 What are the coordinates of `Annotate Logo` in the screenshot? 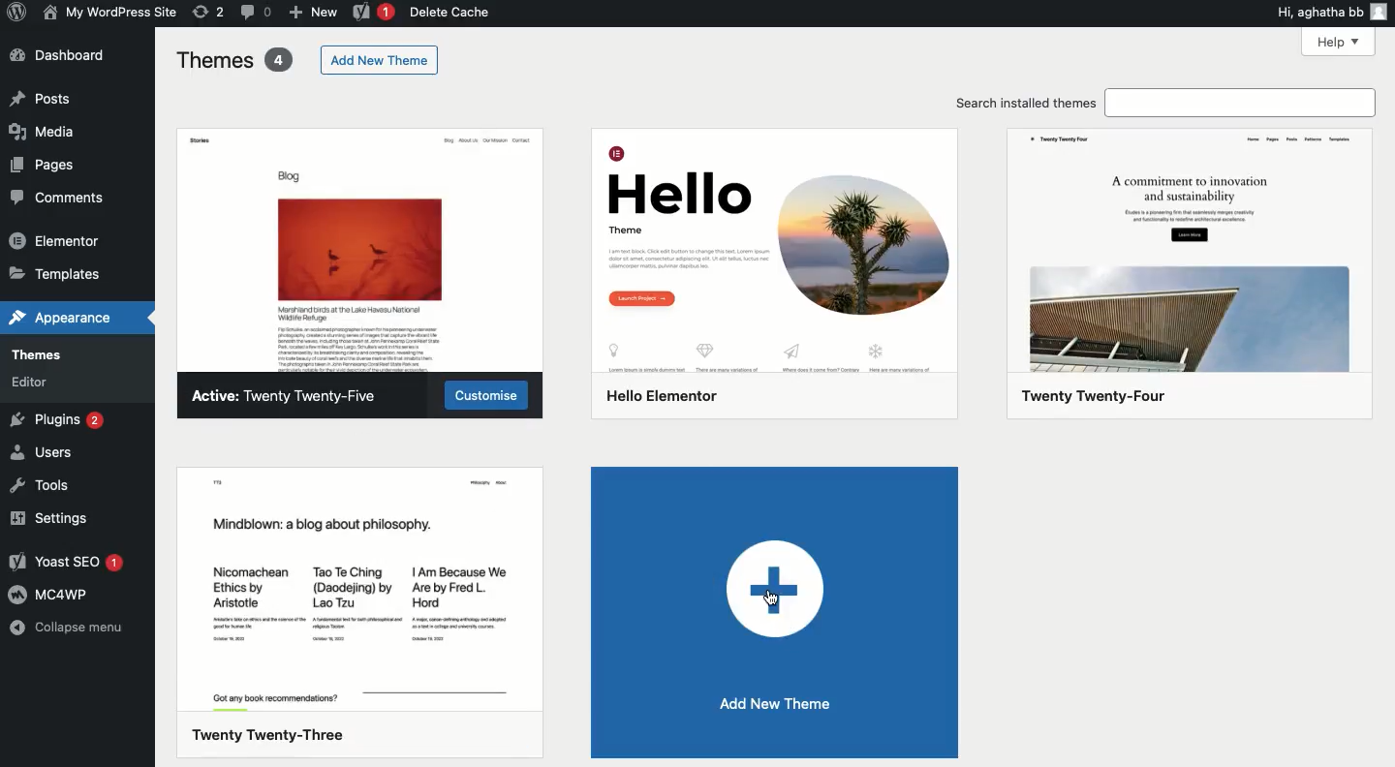 It's located at (16, 14).